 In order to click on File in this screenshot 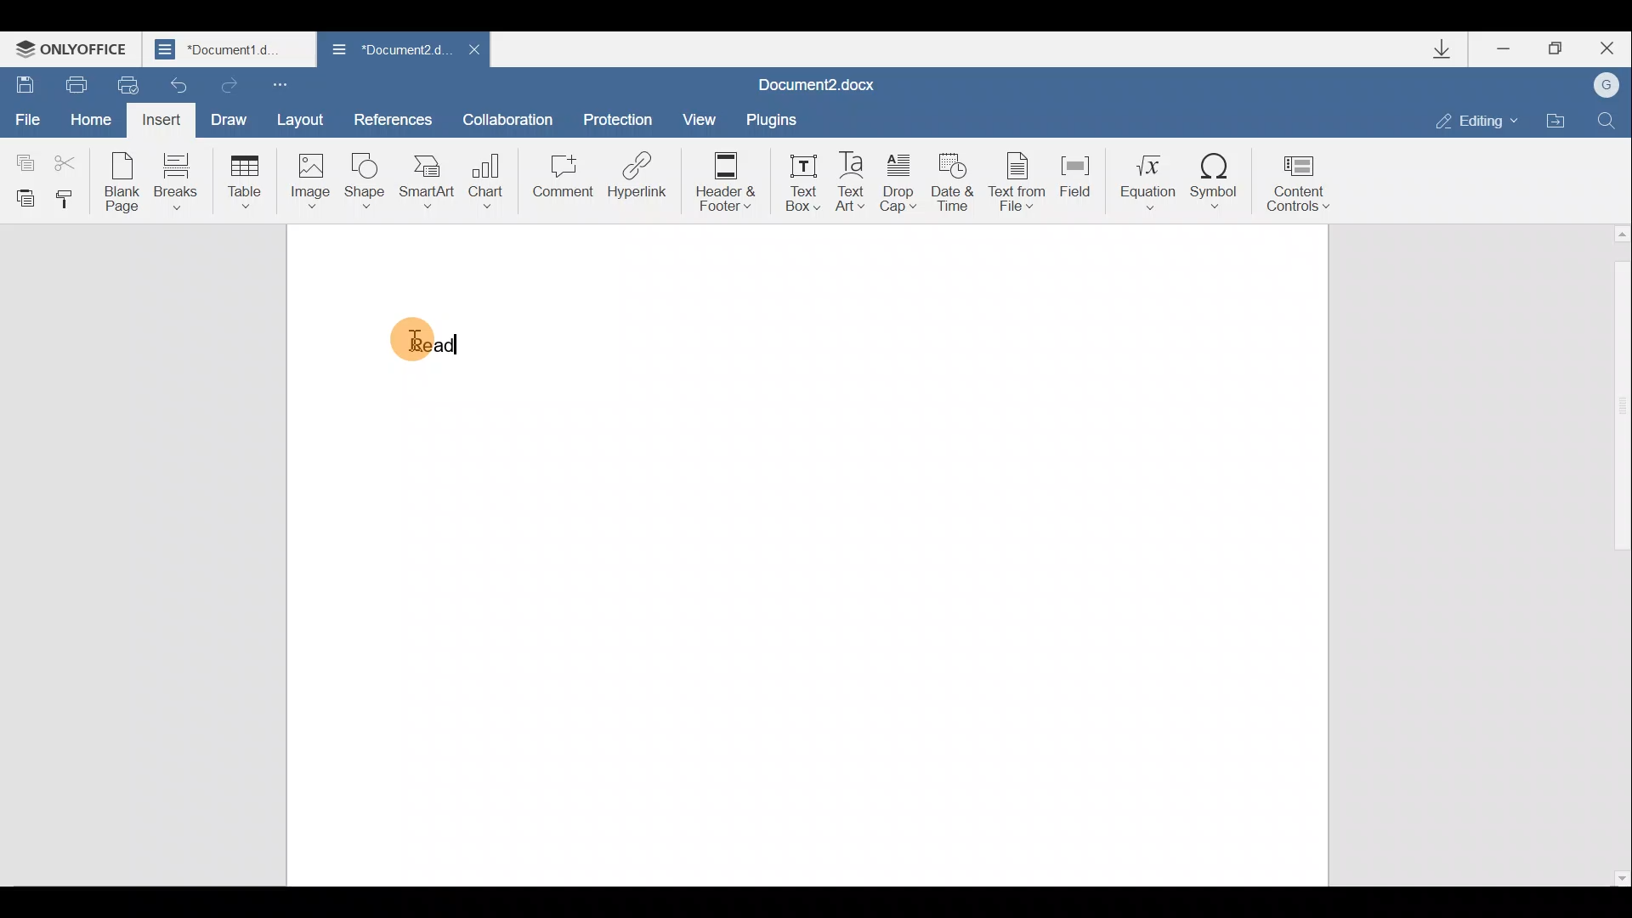, I will do `click(25, 113)`.